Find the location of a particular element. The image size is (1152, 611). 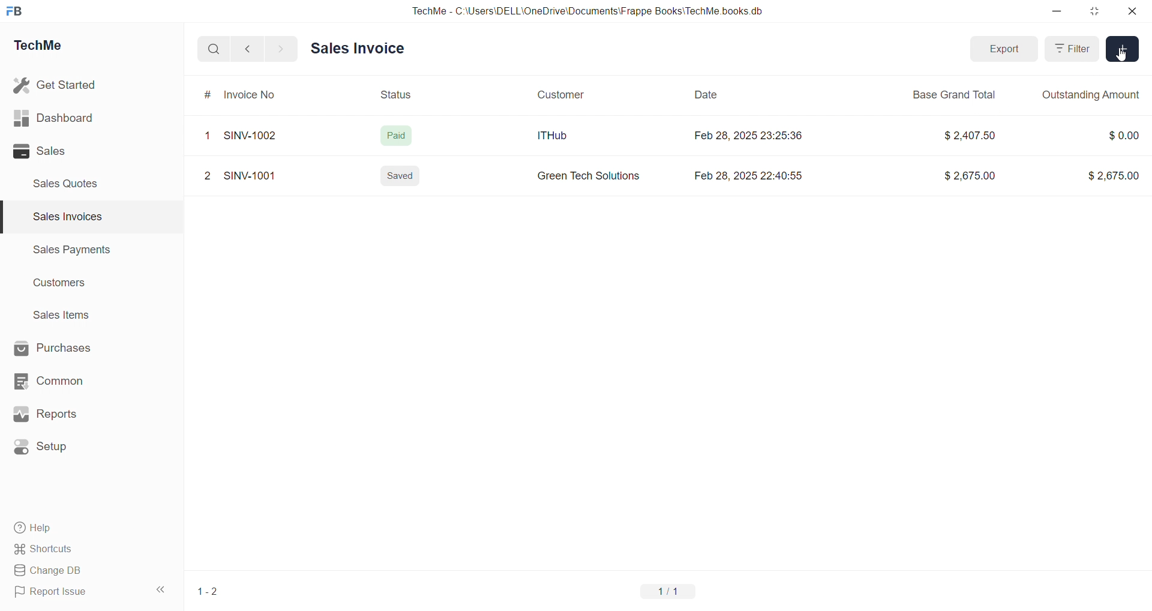

TechMe is located at coordinates (48, 47).